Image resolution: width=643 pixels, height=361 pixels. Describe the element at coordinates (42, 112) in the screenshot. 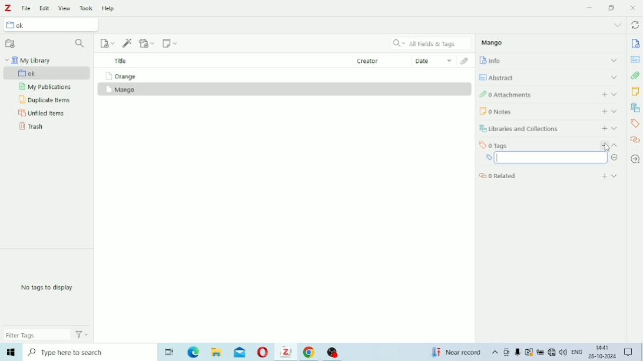

I see `Unfiled Items` at that location.